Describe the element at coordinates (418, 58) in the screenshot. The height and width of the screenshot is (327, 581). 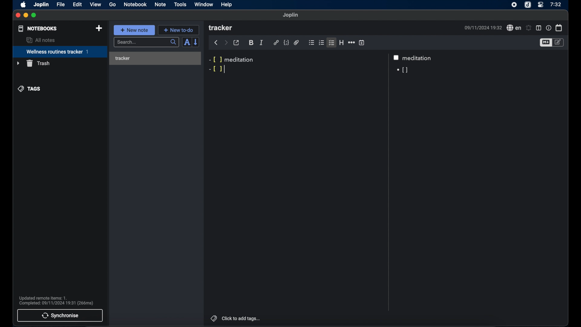
I see `meditation ` at that location.